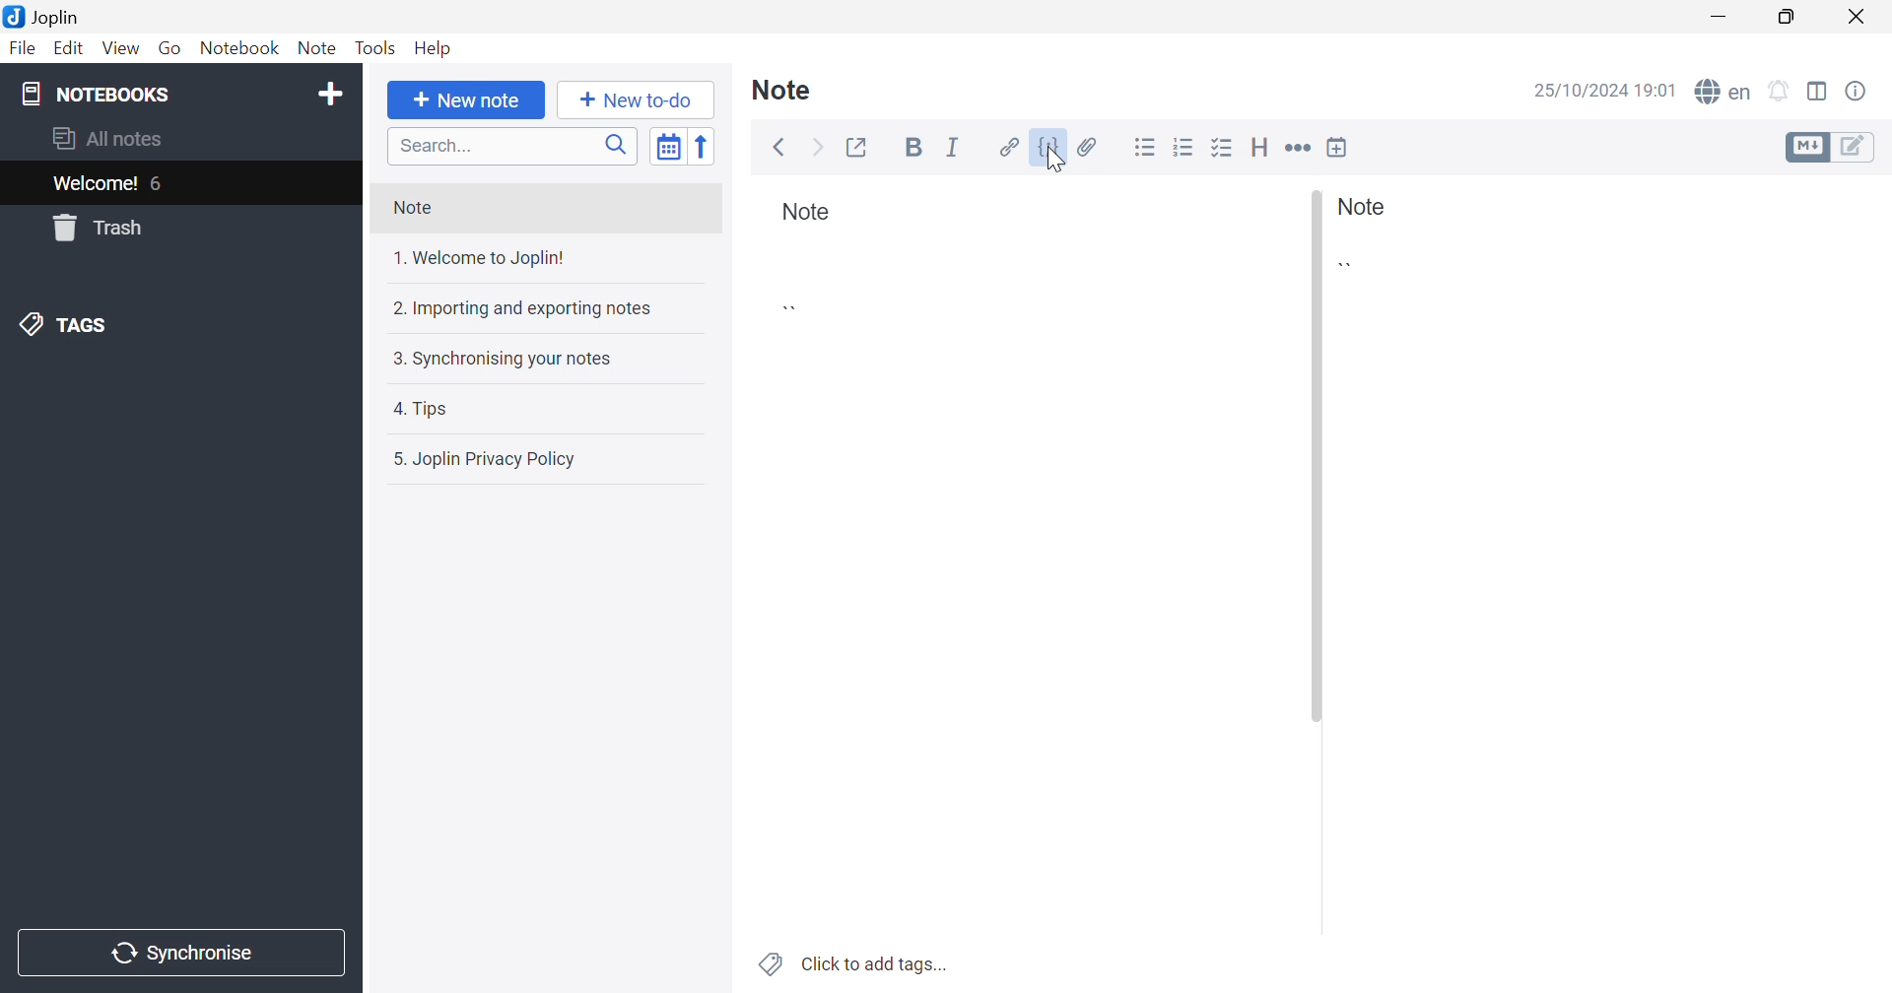  I want to click on + New to do, so click(635, 102).